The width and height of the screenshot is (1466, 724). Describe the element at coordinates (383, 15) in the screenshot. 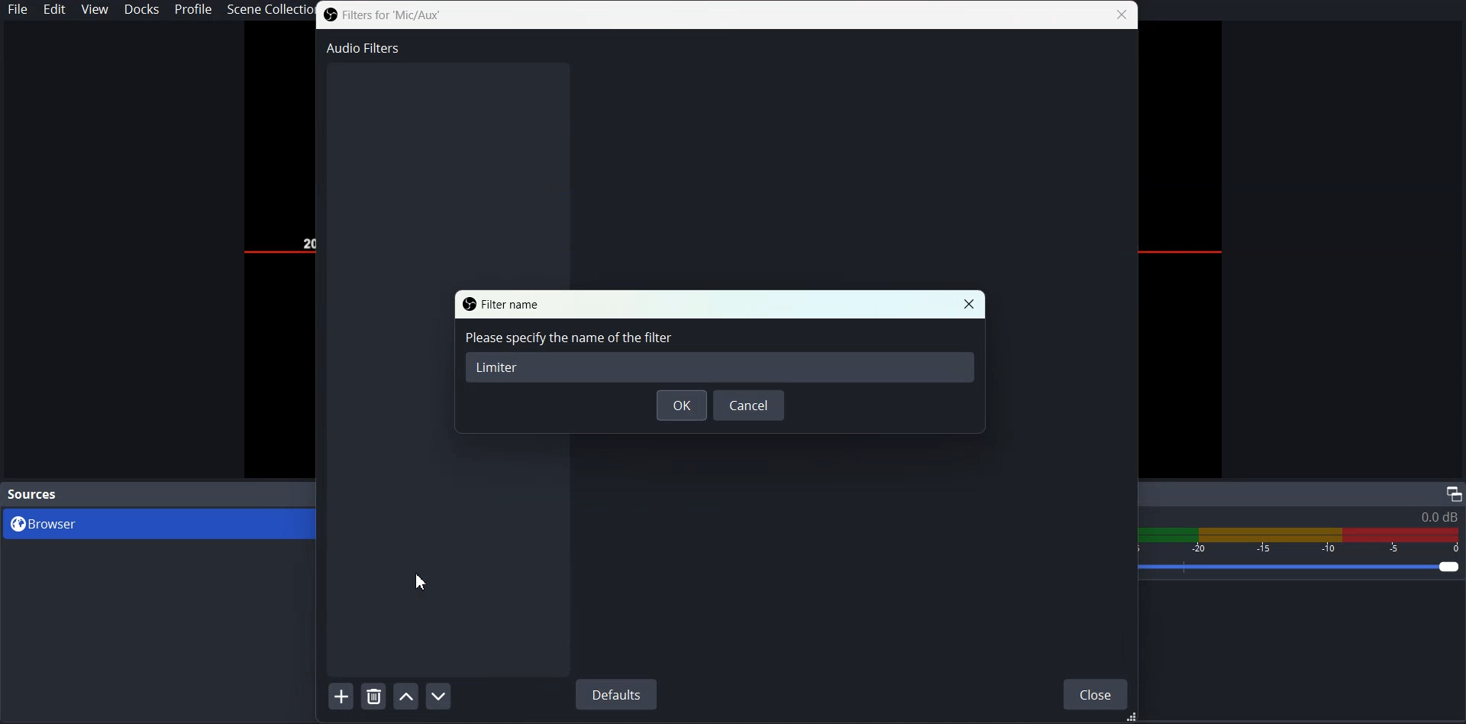

I see `Filter for 'Mic/Aux'` at that location.